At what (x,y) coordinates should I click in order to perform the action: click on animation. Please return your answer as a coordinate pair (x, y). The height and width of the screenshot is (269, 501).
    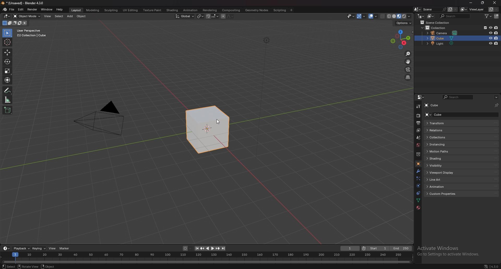
    Looking at the image, I should click on (442, 186).